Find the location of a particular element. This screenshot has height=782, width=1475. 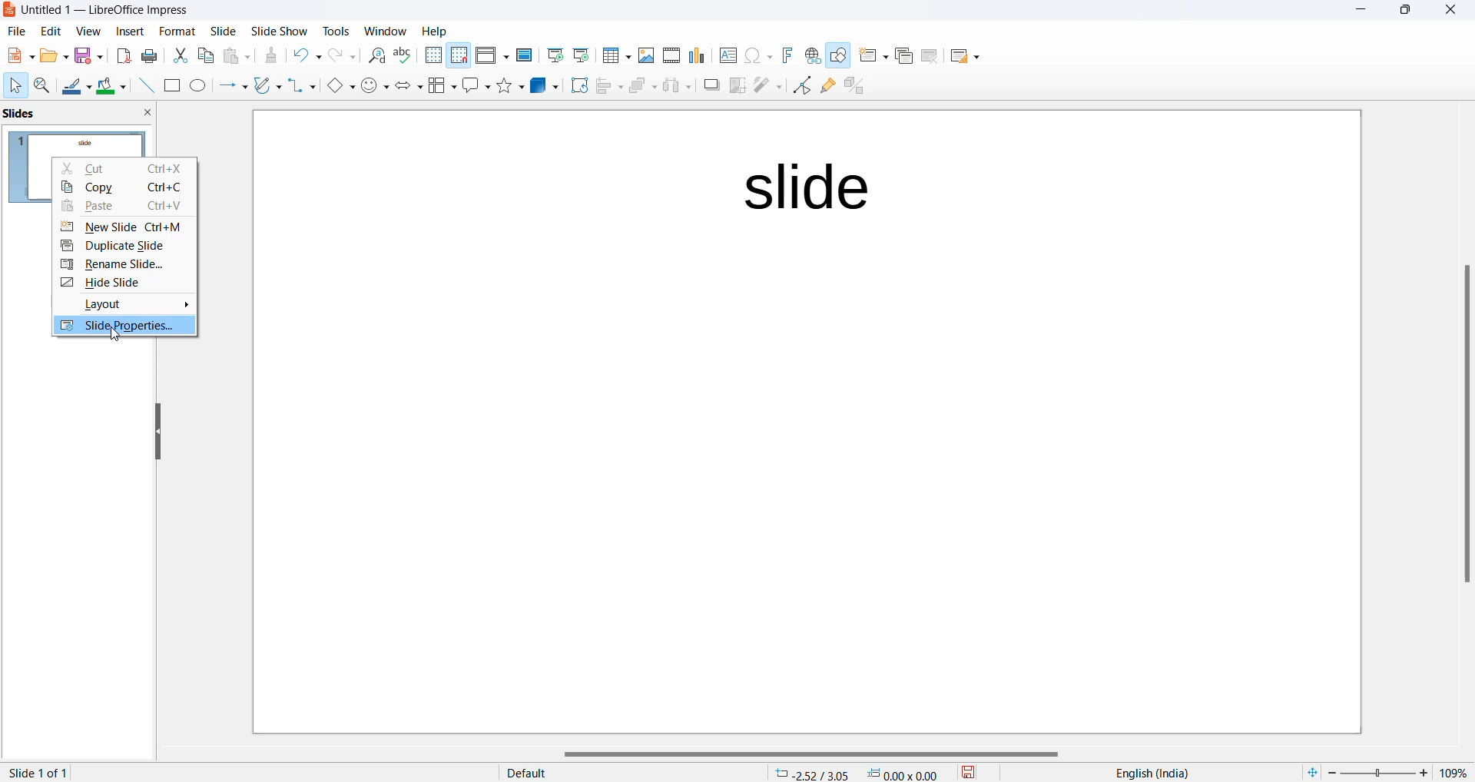

save option is located at coordinates (89, 56).